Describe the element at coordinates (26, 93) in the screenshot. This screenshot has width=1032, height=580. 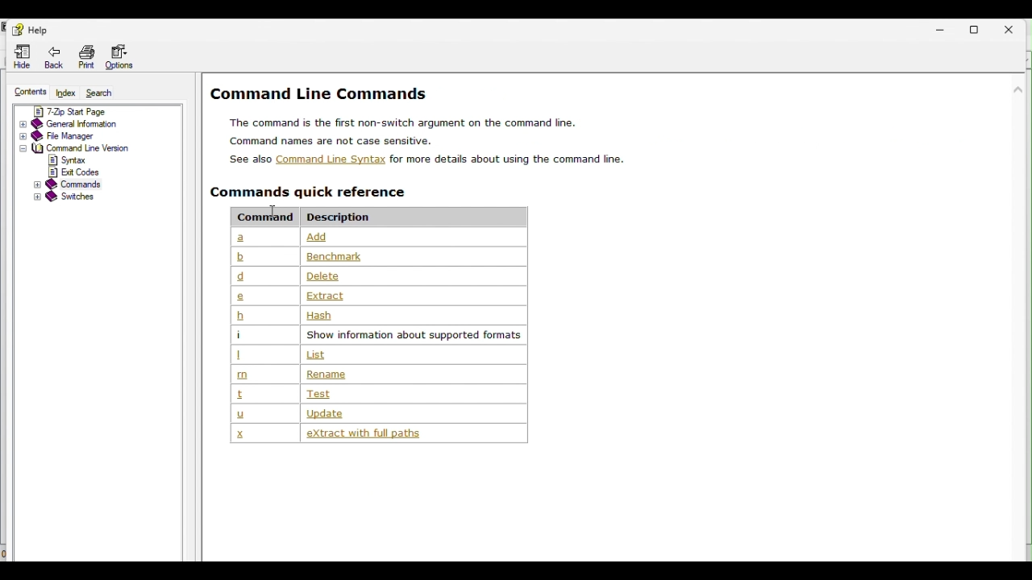
I see `Contents` at that location.